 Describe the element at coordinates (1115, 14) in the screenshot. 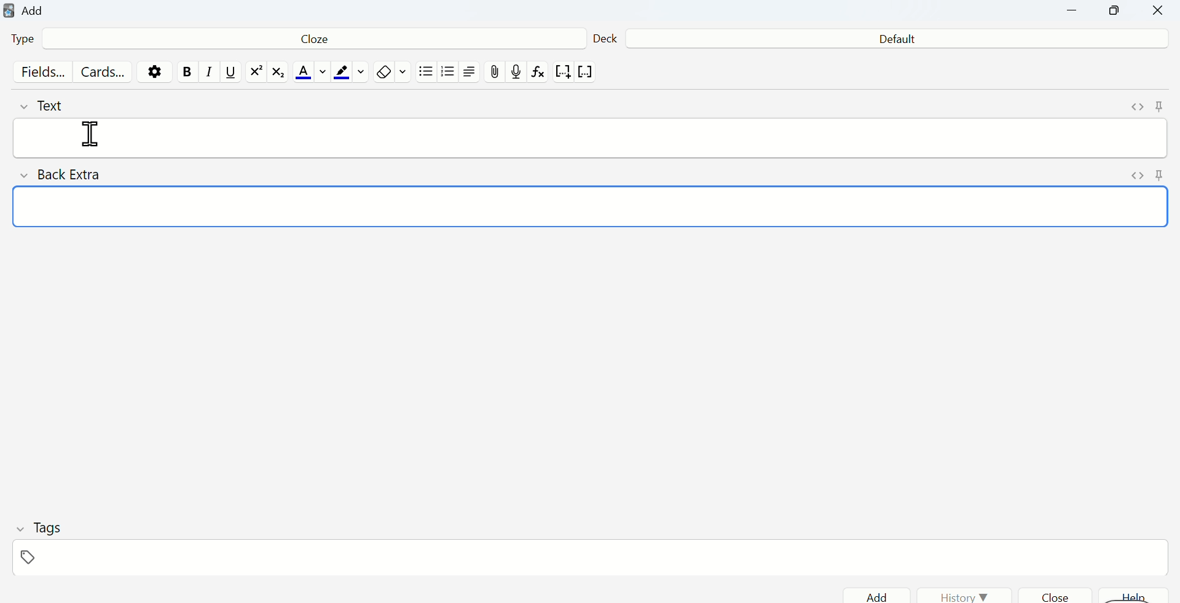

I see `Maximize` at that location.